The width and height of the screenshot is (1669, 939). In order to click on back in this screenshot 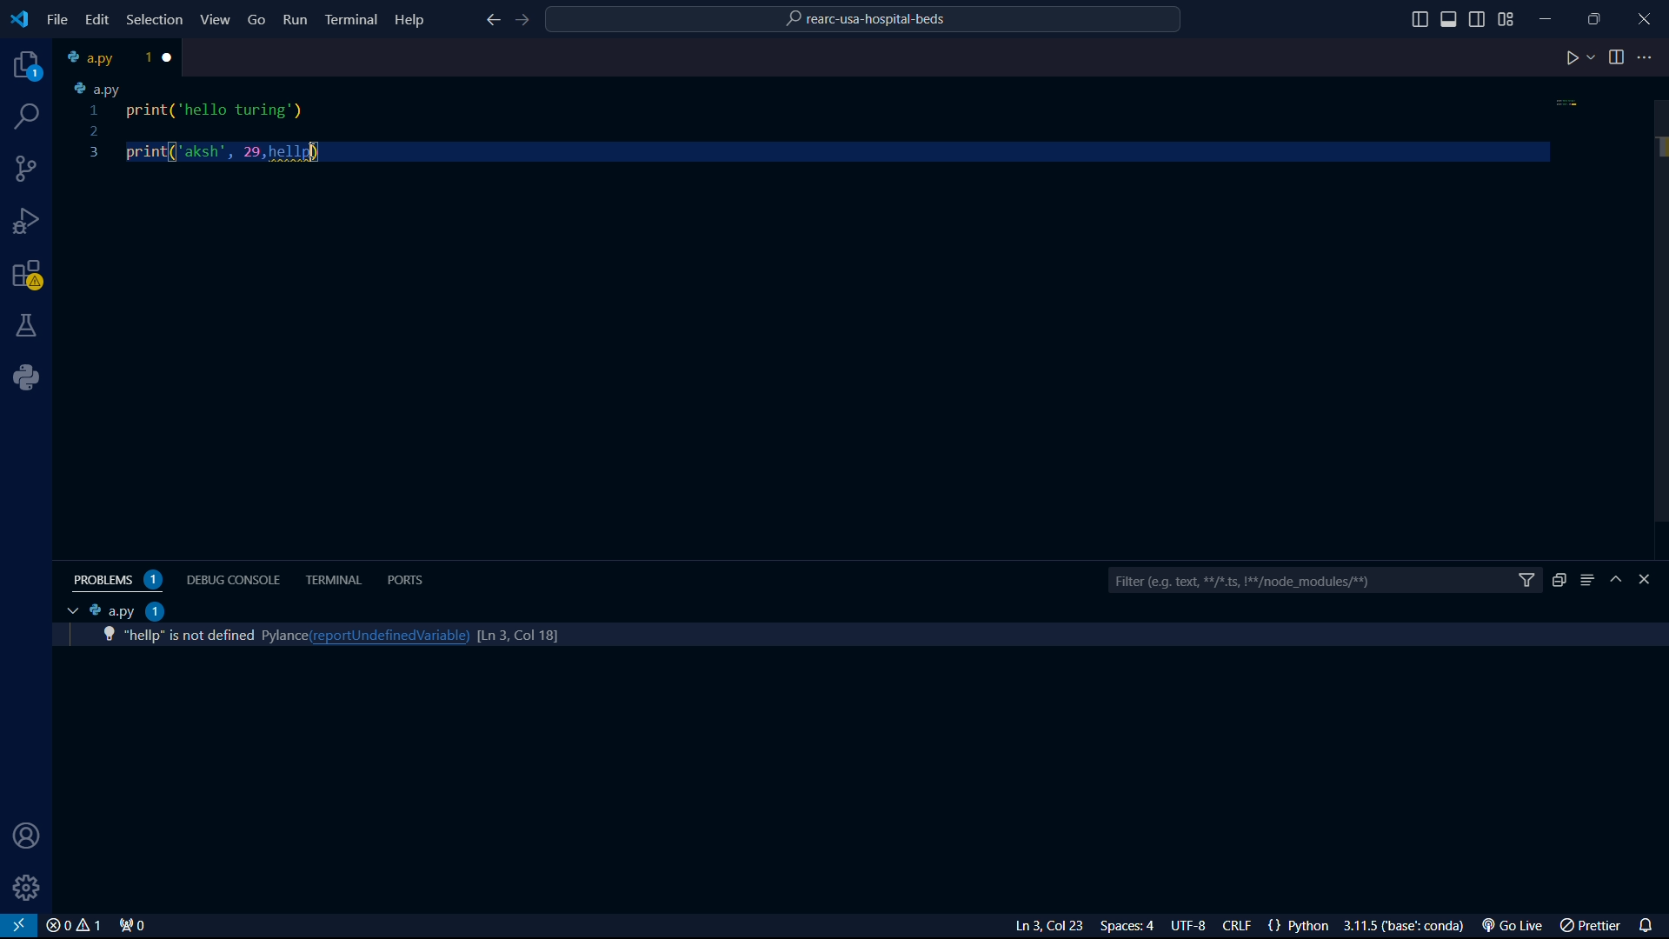, I will do `click(491, 22)`.